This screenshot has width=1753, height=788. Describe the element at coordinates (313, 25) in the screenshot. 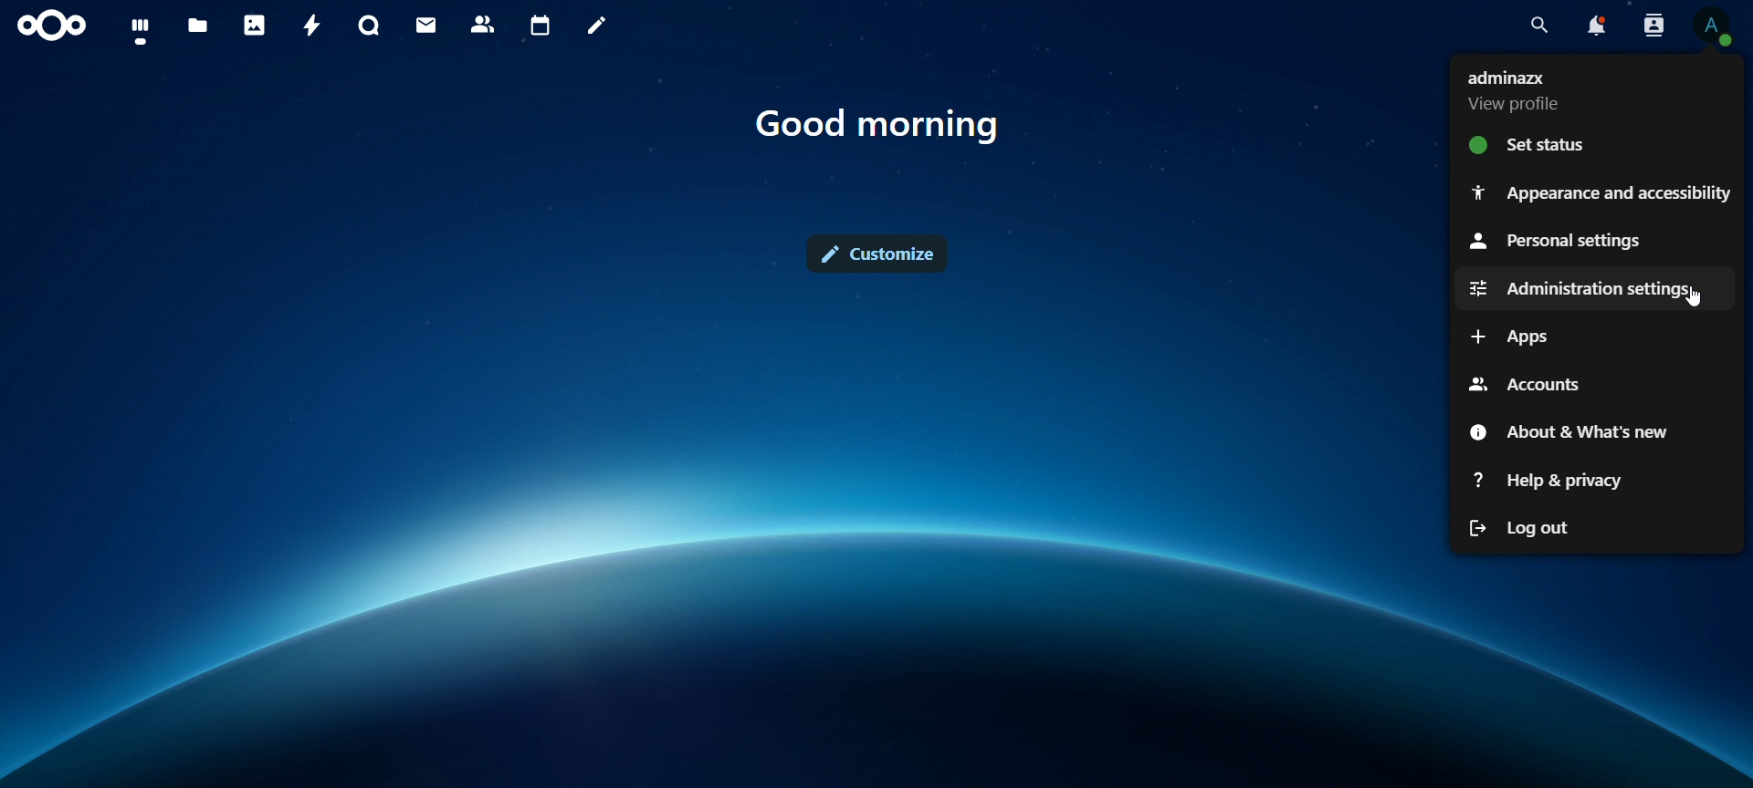

I see `activity` at that location.